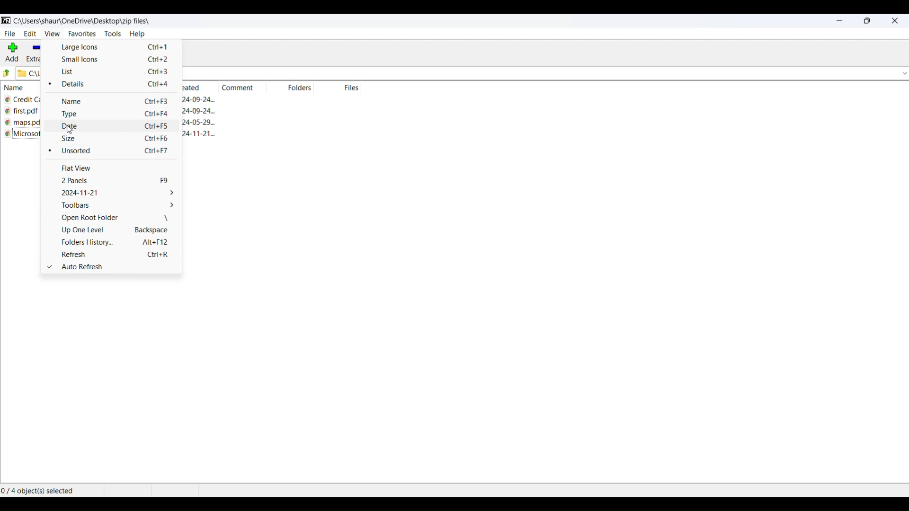  Describe the element at coordinates (119, 181) in the screenshot. I see `2 panels` at that location.